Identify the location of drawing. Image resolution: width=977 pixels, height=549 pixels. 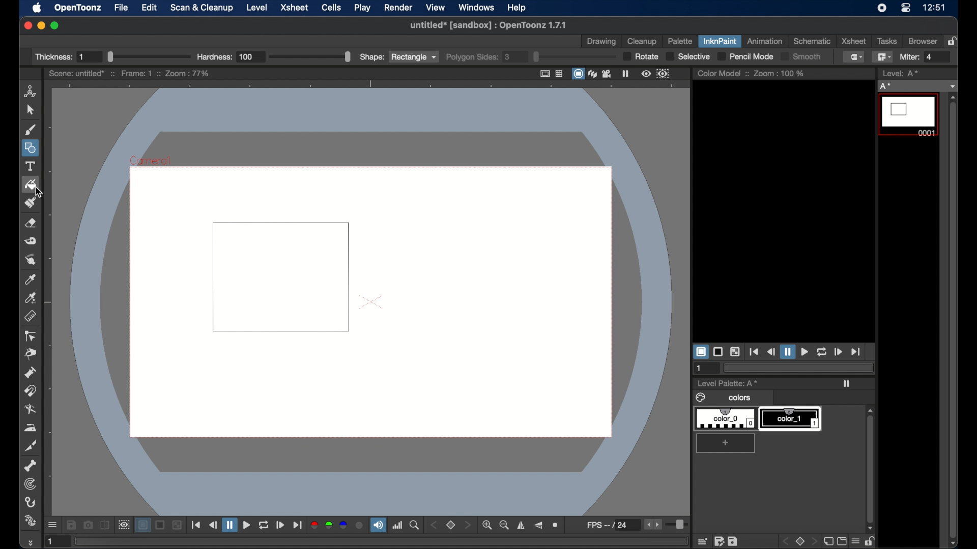
(601, 42).